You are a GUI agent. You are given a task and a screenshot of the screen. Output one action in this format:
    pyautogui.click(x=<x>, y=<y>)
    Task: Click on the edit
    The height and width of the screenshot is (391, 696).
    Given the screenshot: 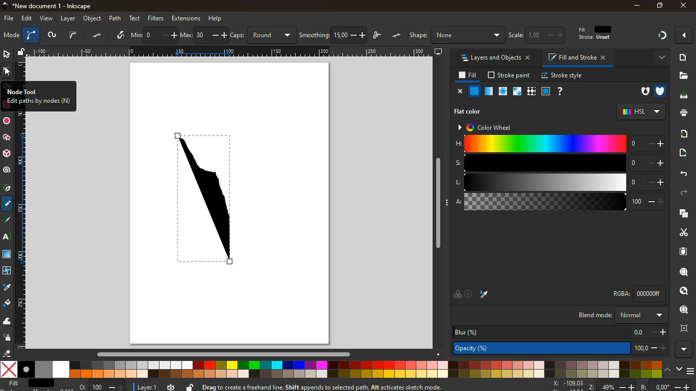 What is the action you would take?
    pyautogui.click(x=593, y=35)
    